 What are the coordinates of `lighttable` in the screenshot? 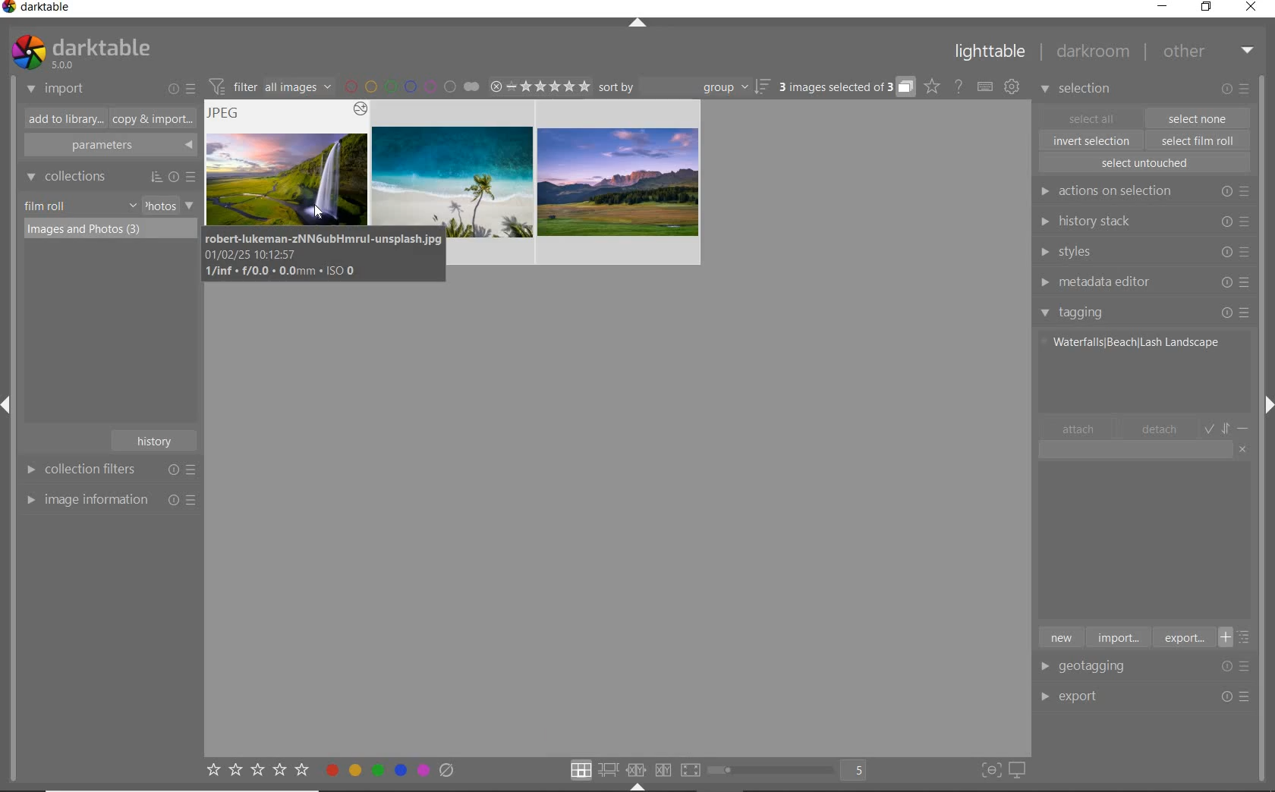 It's located at (990, 55).